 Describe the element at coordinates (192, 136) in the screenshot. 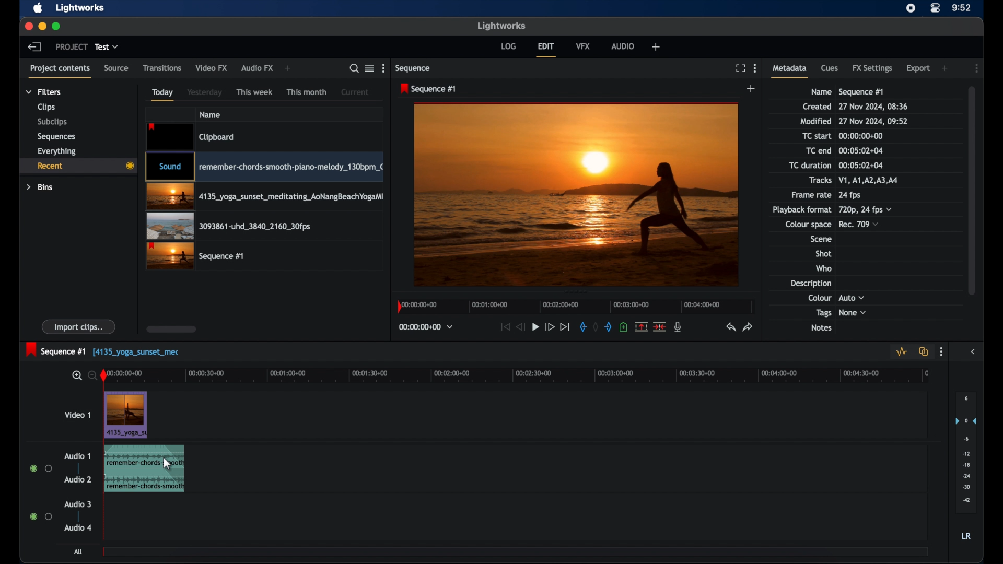

I see `video clip` at that location.